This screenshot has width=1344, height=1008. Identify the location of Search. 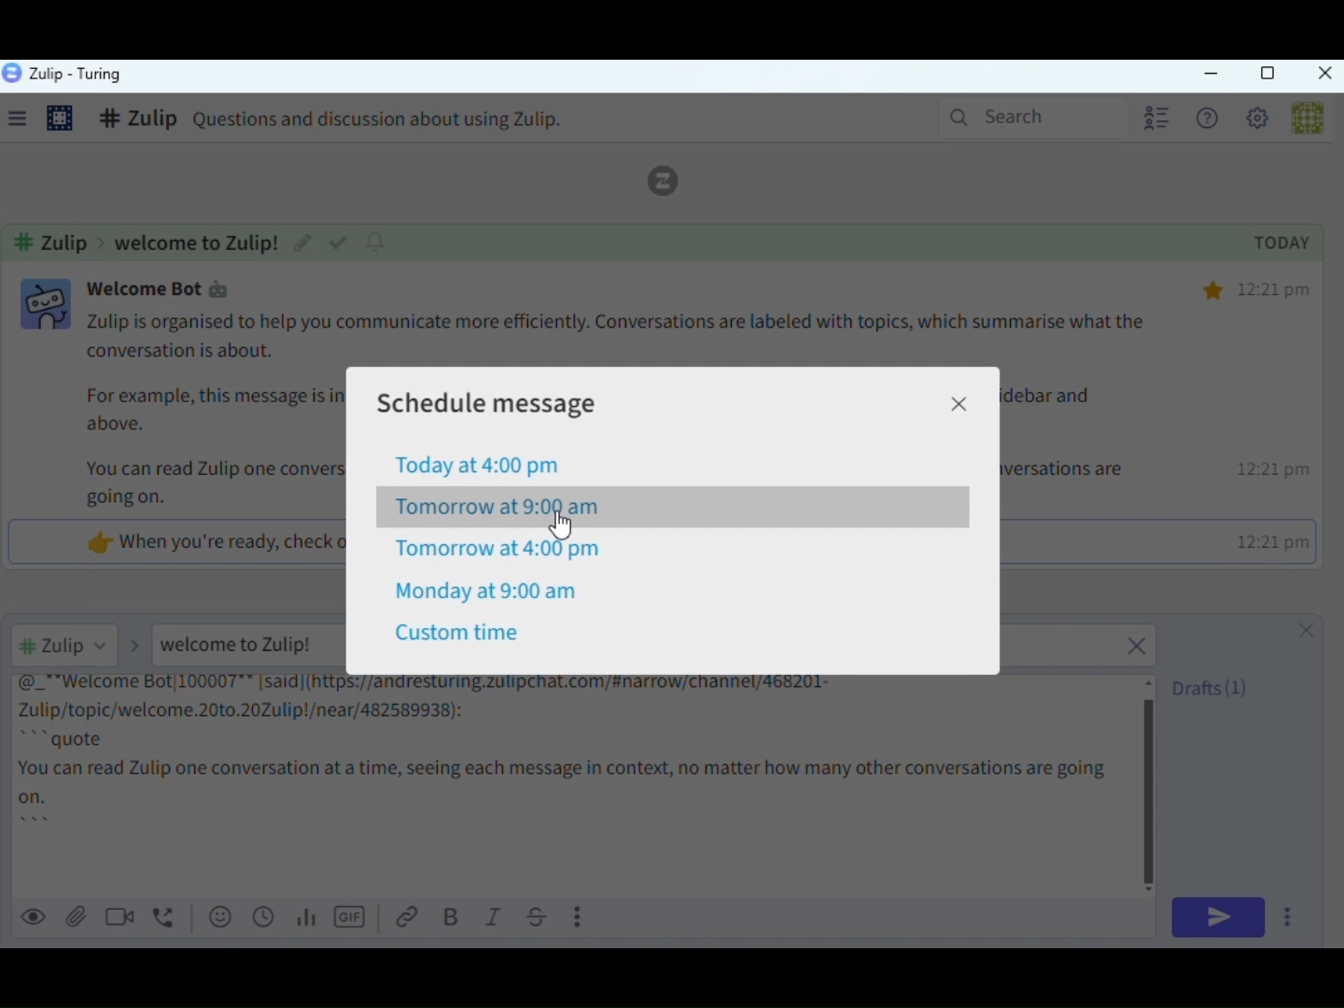
(1029, 116).